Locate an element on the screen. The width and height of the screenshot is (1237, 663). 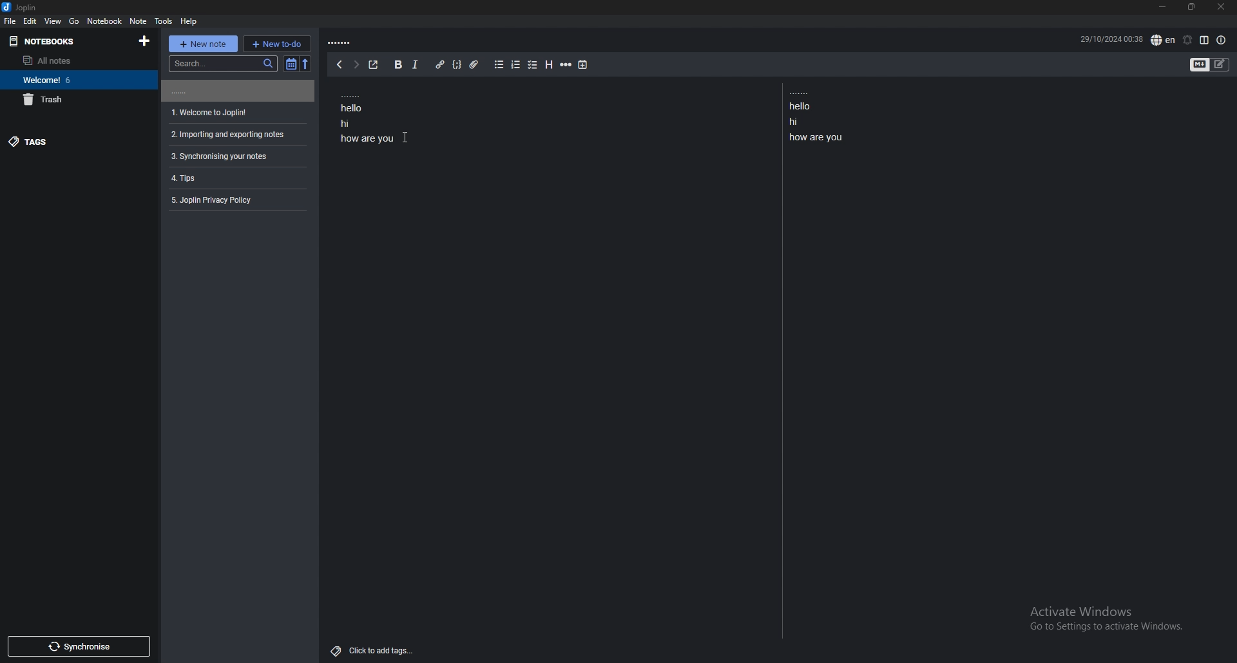
tags is located at coordinates (74, 142).